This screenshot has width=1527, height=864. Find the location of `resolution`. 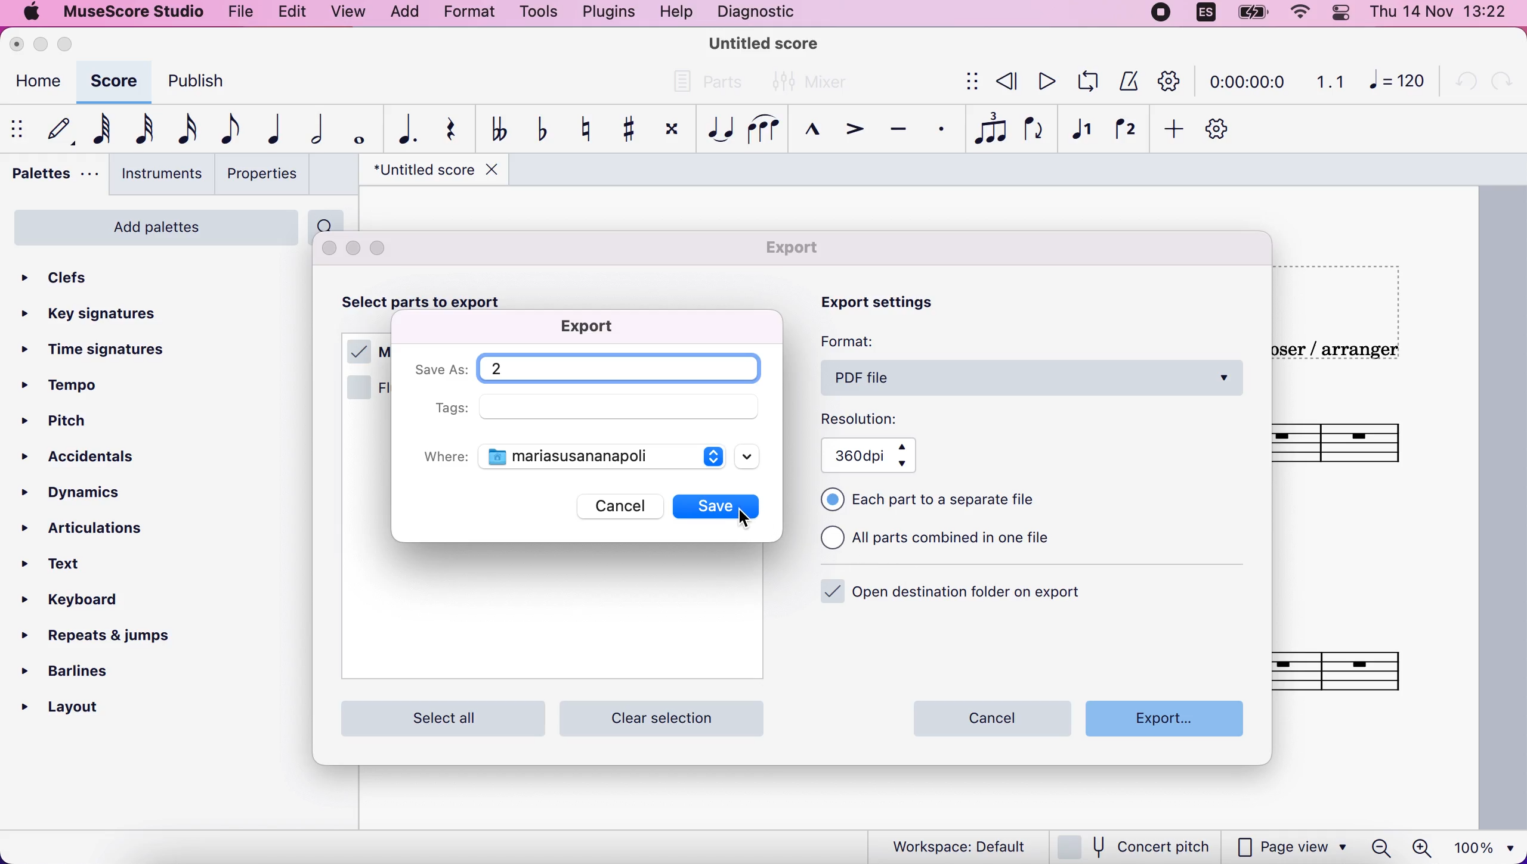

resolution is located at coordinates (868, 419).